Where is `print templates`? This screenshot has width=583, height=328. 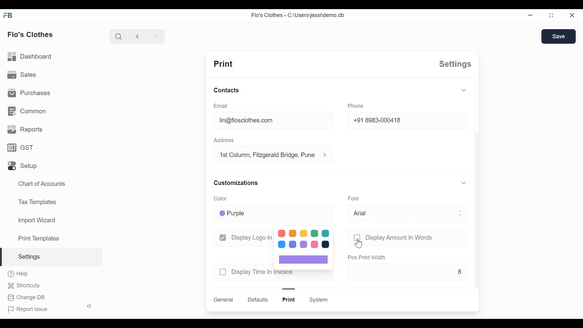 print templates is located at coordinates (39, 238).